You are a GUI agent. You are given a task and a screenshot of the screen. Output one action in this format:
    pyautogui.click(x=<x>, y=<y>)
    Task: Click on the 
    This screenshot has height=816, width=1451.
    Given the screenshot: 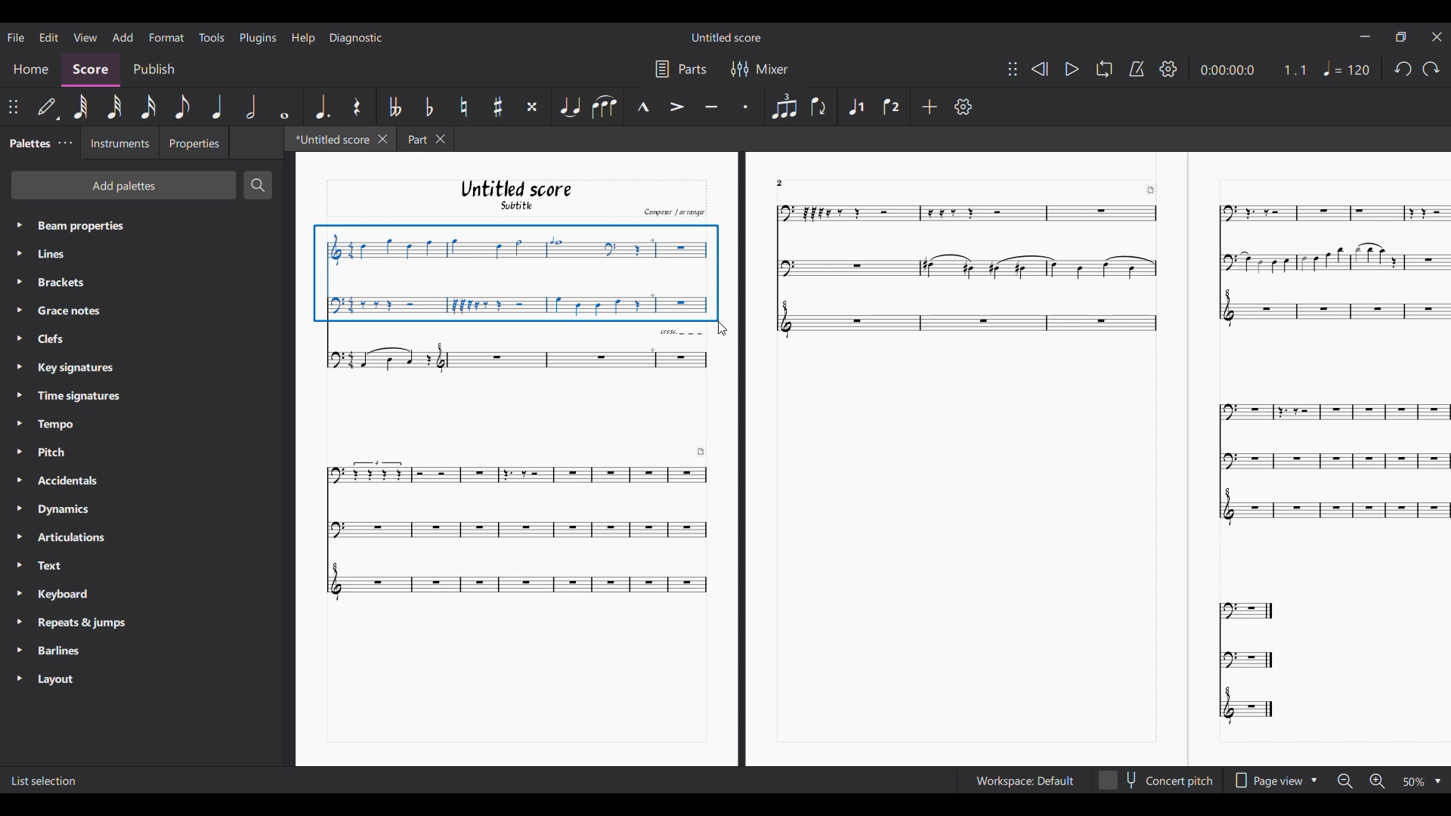 What is the action you would take?
    pyautogui.click(x=18, y=311)
    